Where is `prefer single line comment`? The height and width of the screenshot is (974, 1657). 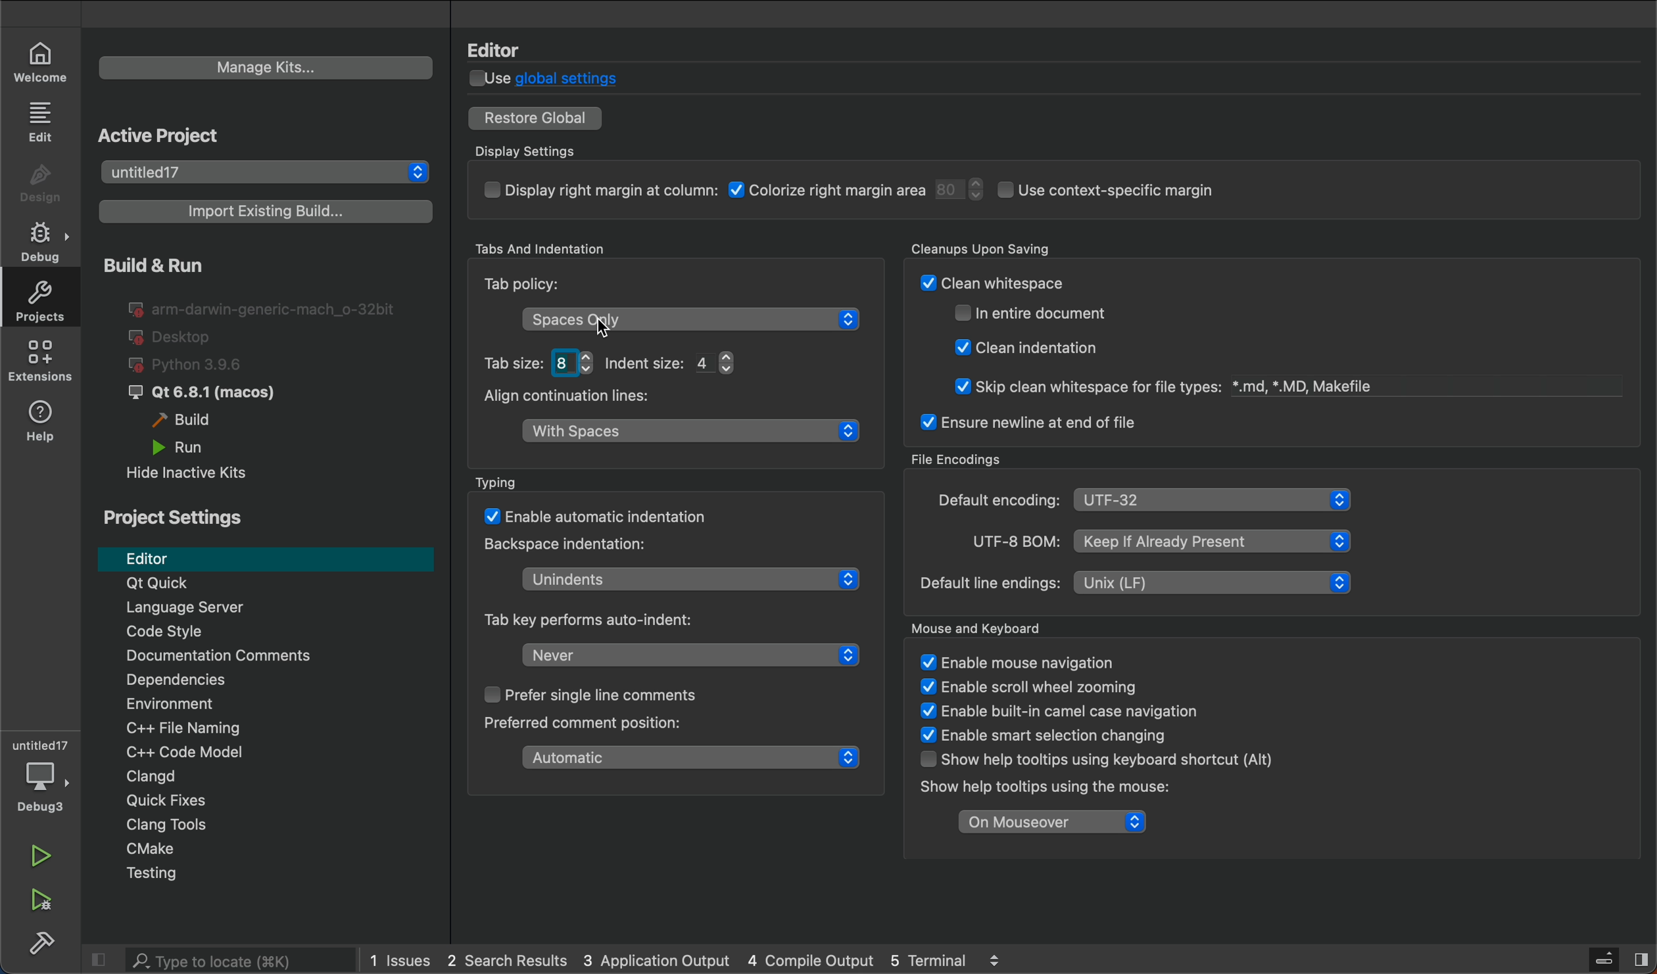
prefer single line comment is located at coordinates (588, 698).